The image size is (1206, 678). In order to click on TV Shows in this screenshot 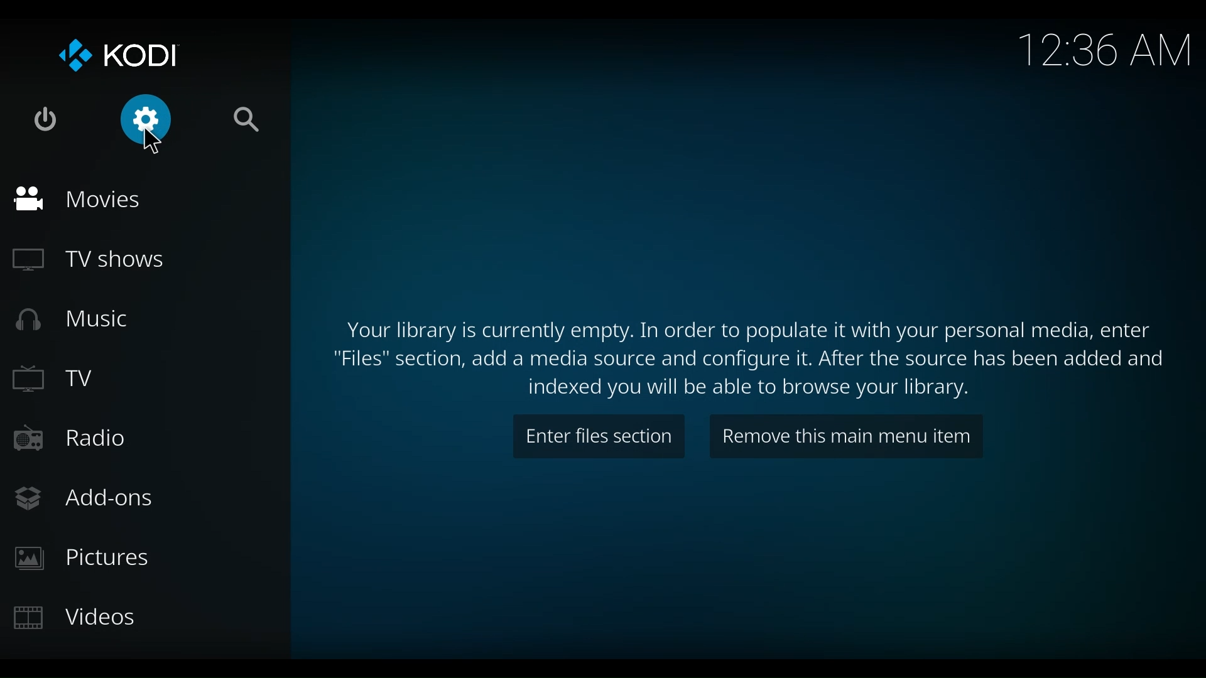, I will do `click(92, 261)`.